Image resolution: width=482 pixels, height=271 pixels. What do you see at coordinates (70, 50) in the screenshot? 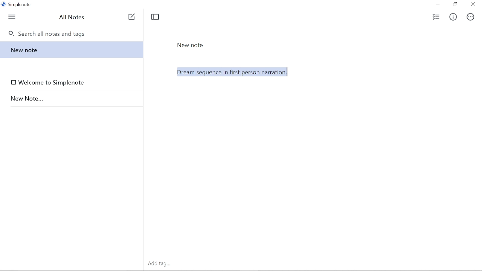
I see `New note` at bounding box center [70, 50].